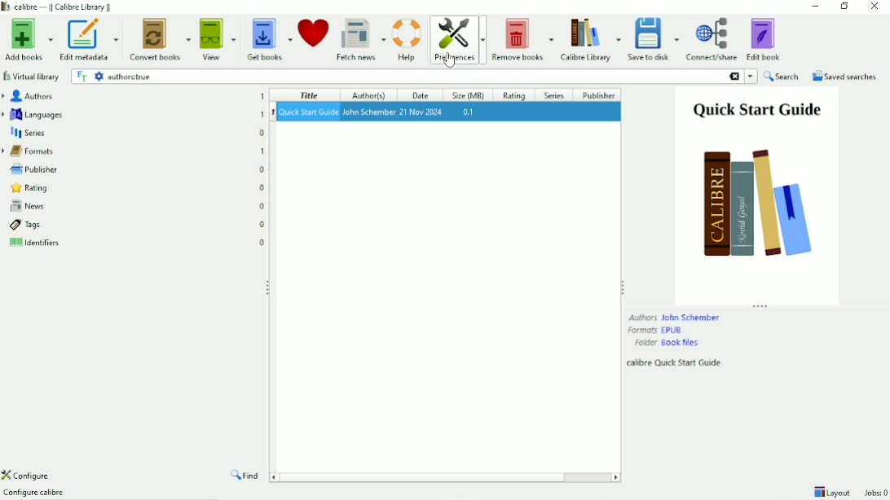 The width and height of the screenshot is (890, 500). Describe the element at coordinates (674, 363) in the screenshot. I see `calibre Quick Start Guide` at that location.